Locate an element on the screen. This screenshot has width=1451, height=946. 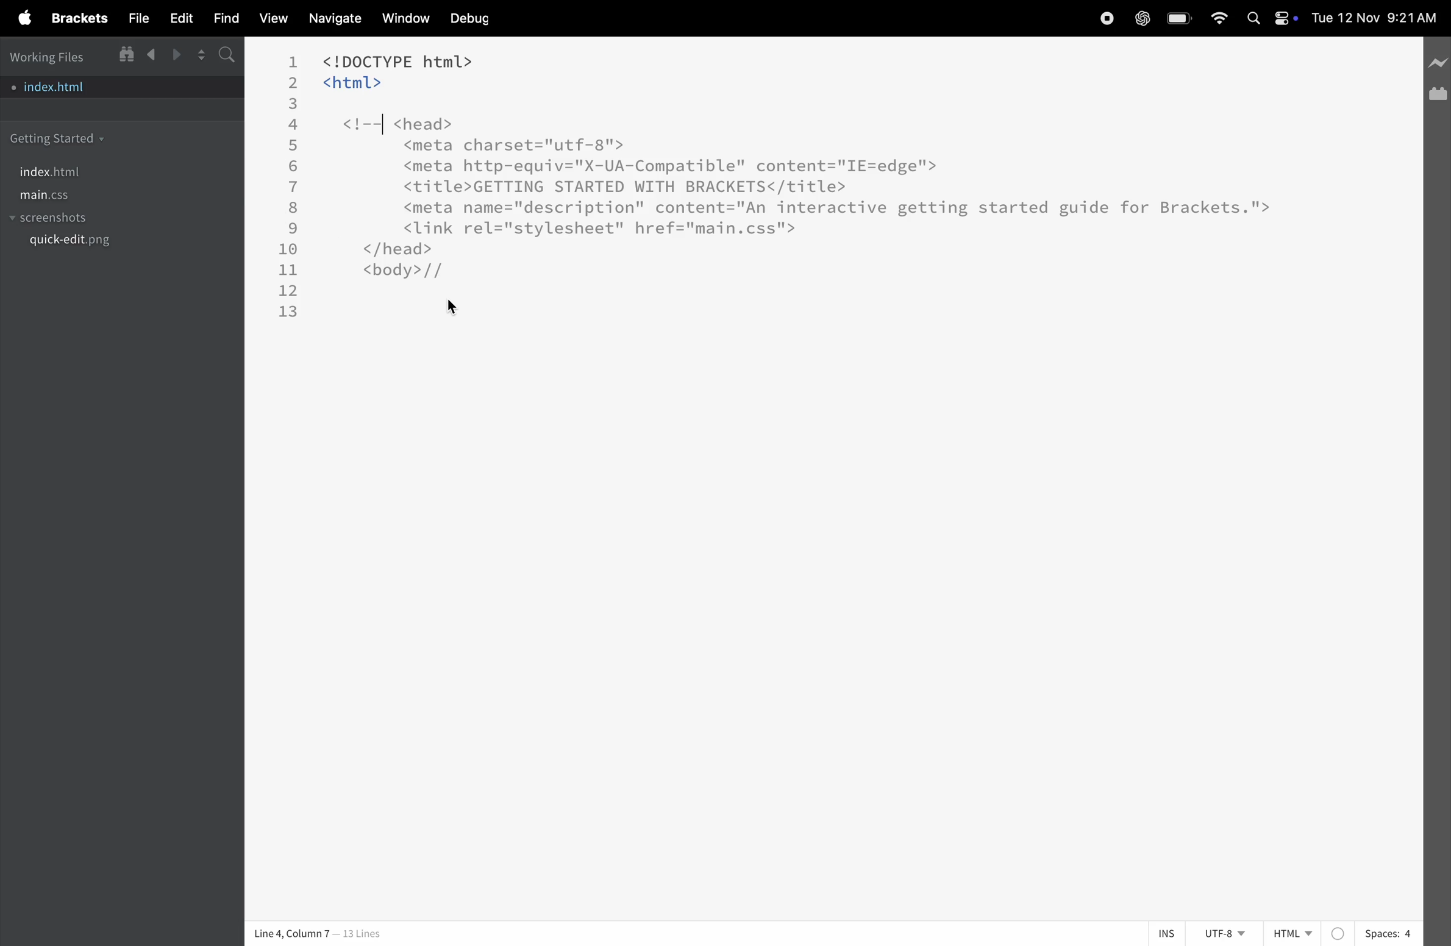
main.css is located at coordinates (78, 194).